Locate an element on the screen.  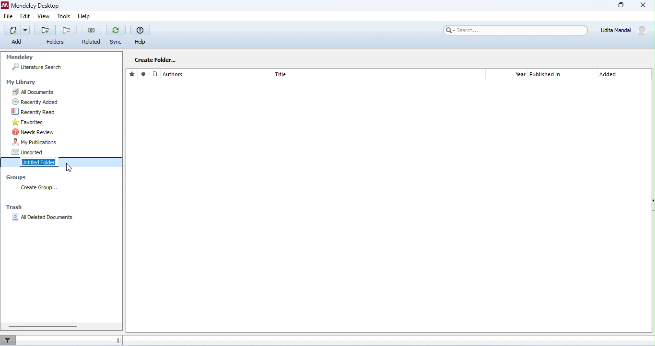
help is located at coordinates (140, 35).